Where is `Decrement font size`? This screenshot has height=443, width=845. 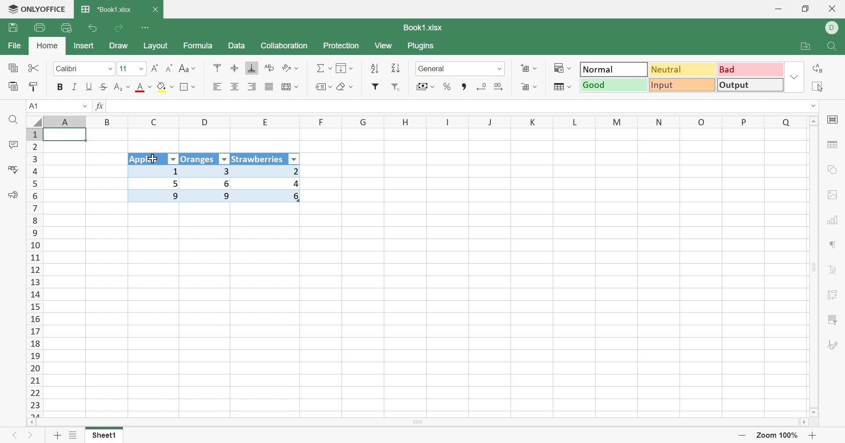 Decrement font size is located at coordinates (169, 69).